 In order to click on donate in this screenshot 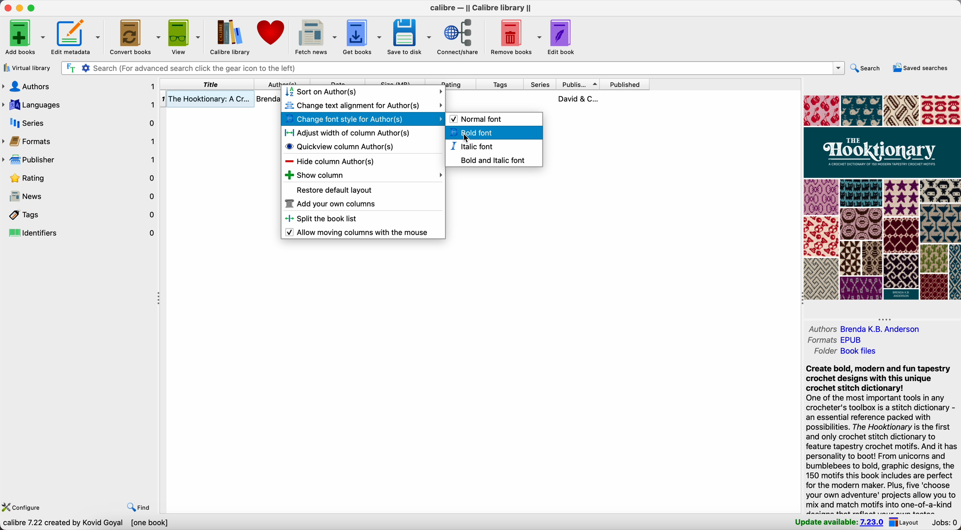, I will do `click(272, 33)`.